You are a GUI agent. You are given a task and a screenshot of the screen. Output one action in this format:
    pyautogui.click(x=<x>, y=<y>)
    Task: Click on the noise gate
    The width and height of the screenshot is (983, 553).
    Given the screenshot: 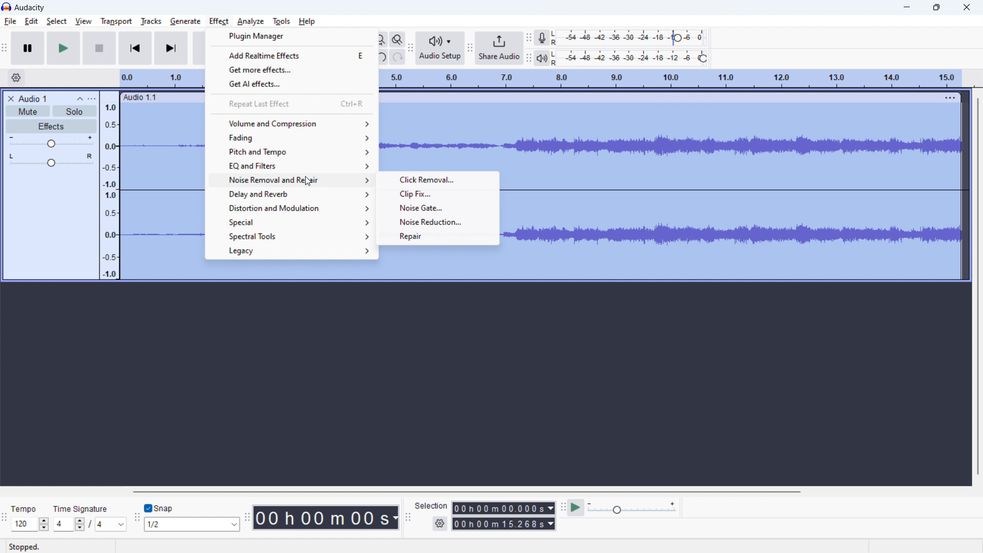 What is the action you would take?
    pyautogui.click(x=437, y=208)
    